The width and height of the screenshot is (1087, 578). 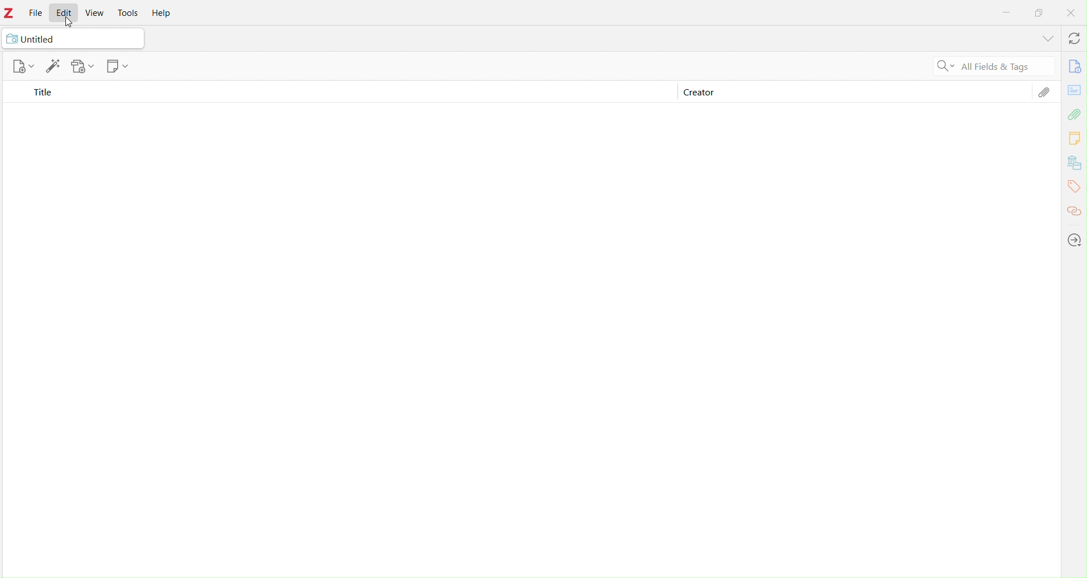 I want to click on Tools, so click(x=131, y=13).